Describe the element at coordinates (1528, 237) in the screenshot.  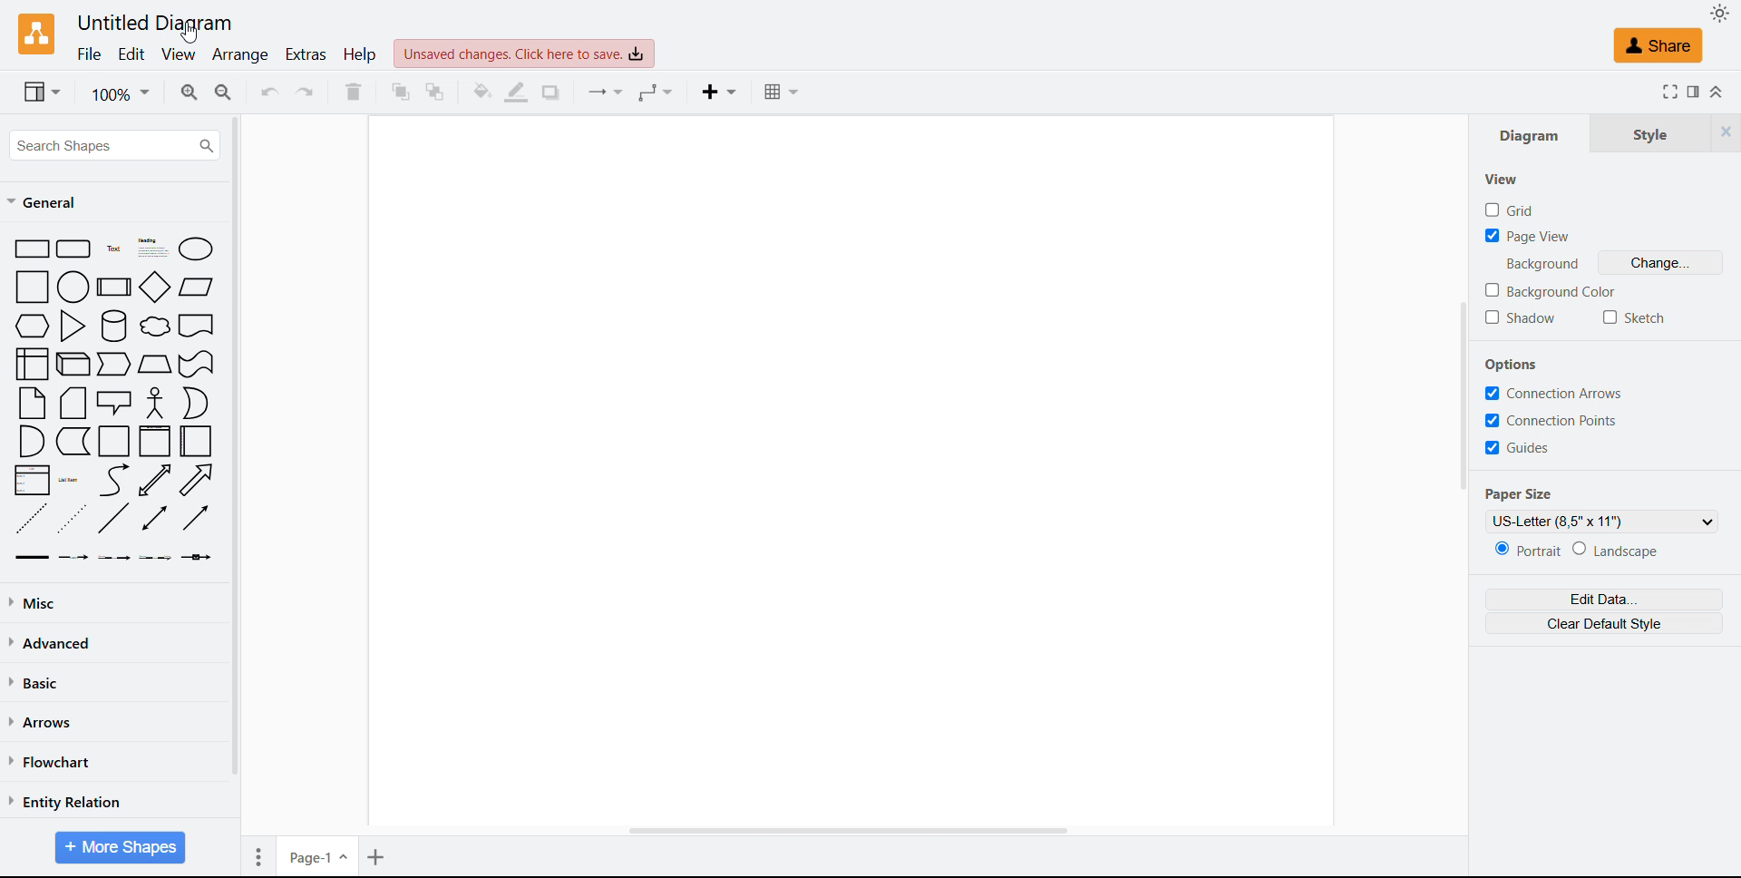
I see `Page view ` at that location.